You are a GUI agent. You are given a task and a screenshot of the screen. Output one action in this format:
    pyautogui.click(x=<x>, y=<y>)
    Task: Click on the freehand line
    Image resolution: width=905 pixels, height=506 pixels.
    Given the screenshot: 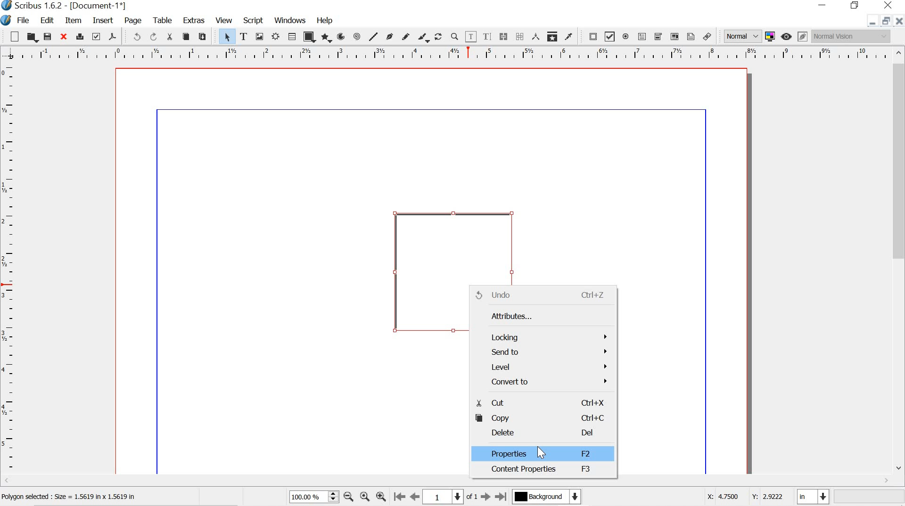 What is the action you would take?
    pyautogui.click(x=405, y=36)
    